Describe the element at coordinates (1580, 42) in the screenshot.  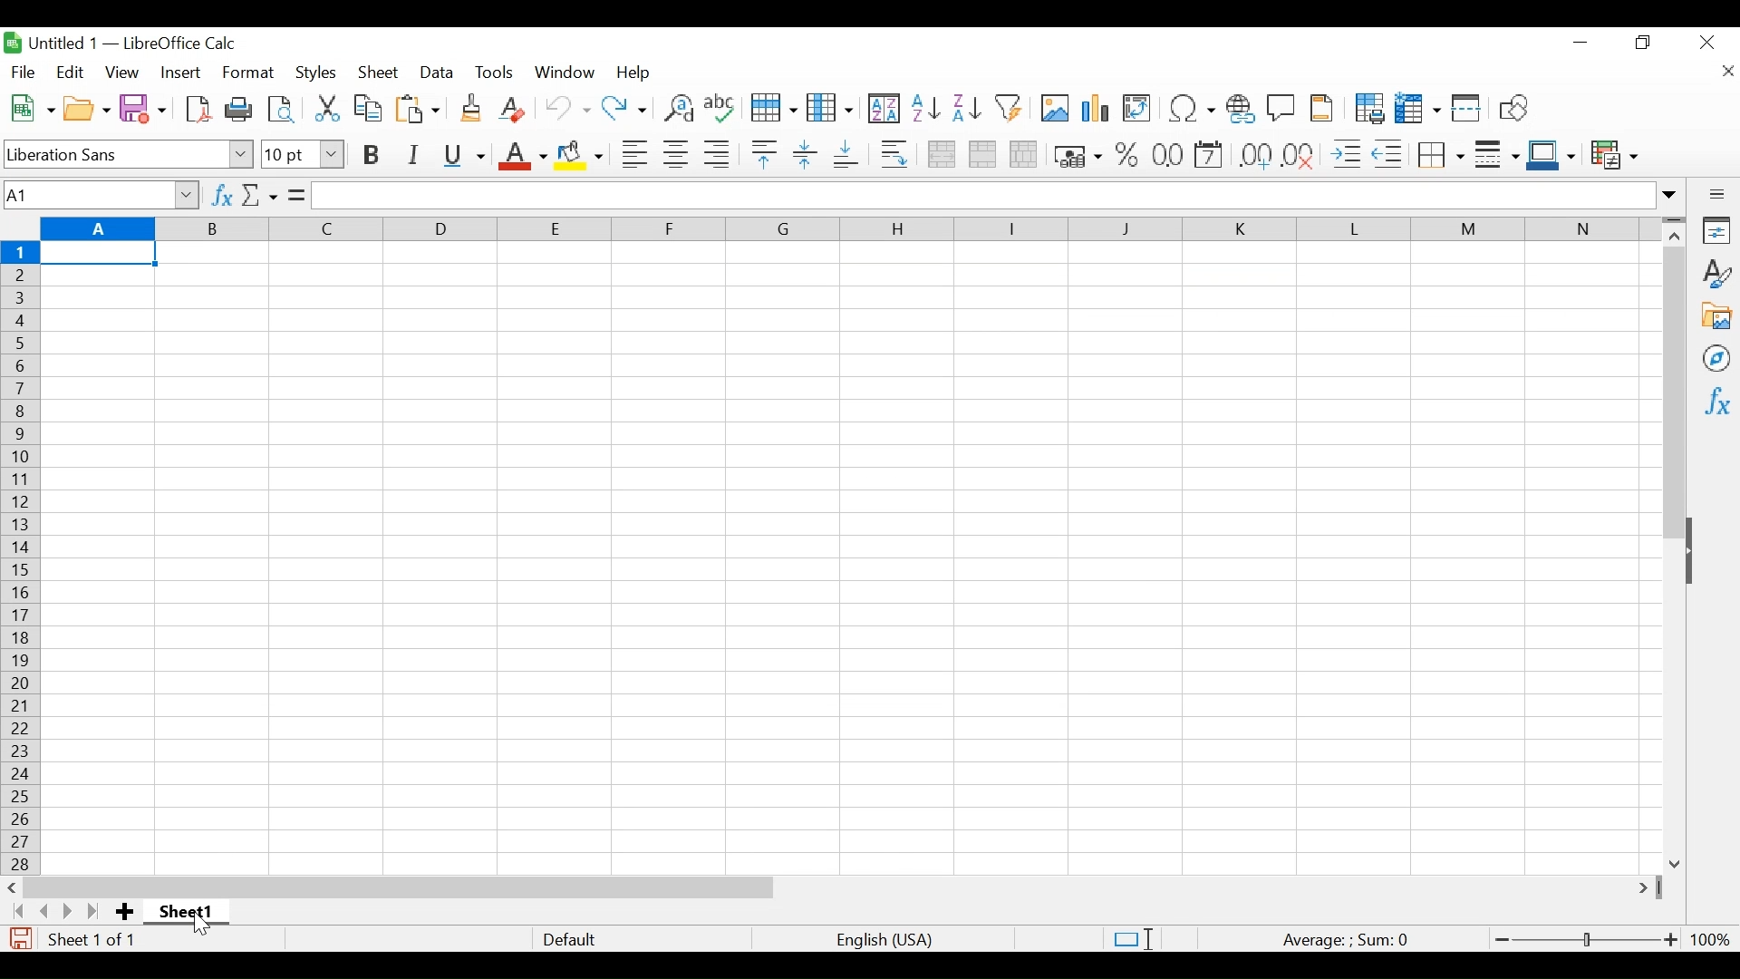
I see `minimize` at that location.